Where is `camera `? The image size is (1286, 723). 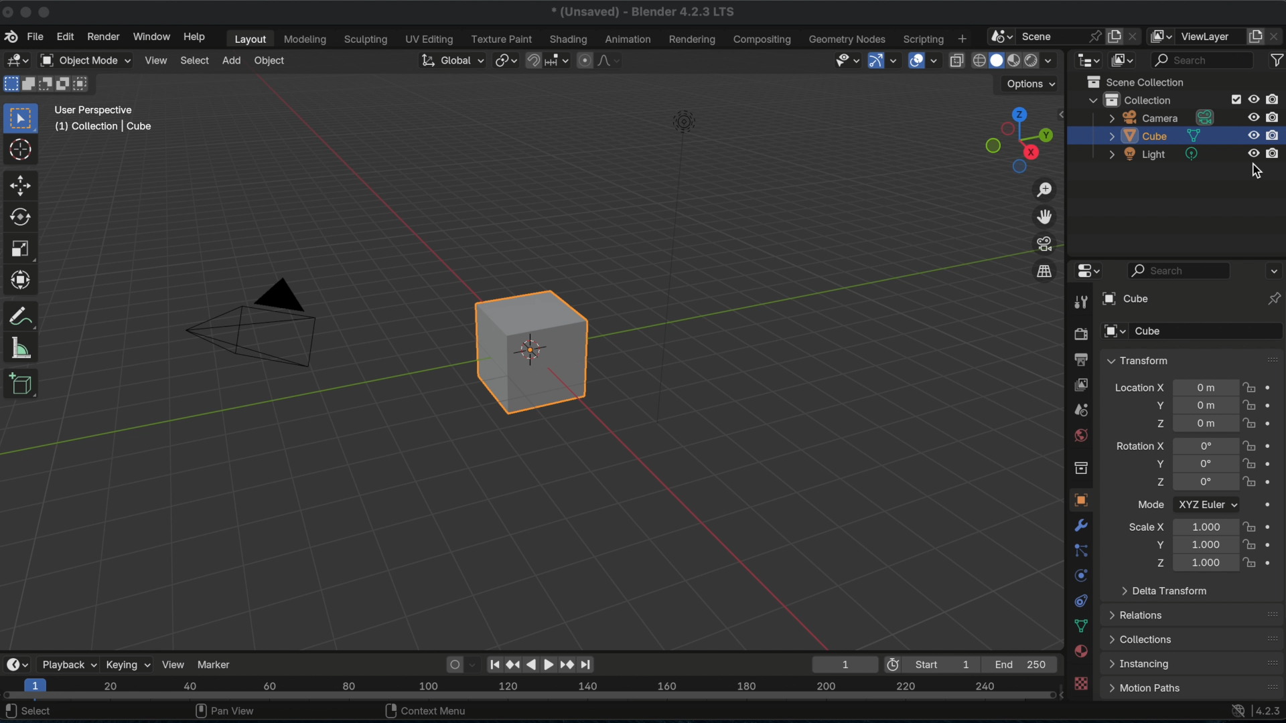 camera  is located at coordinates (1161, 118).